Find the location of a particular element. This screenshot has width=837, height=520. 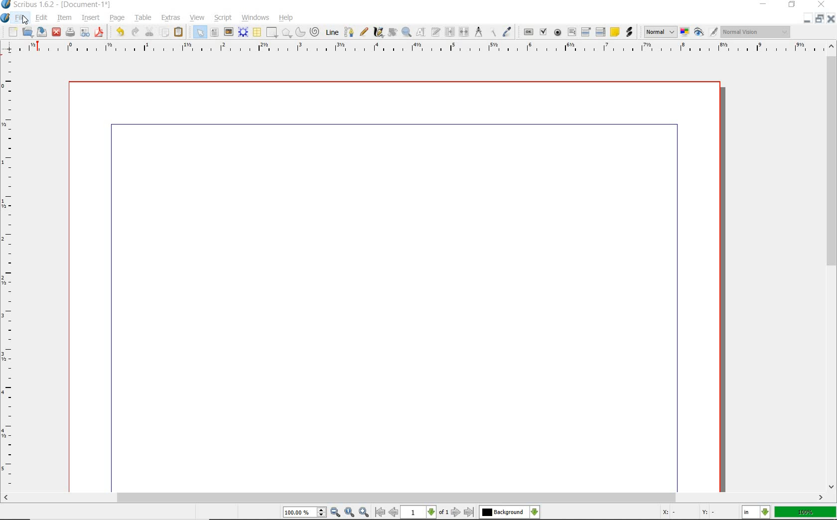

table is located at coordinates (143, 17).